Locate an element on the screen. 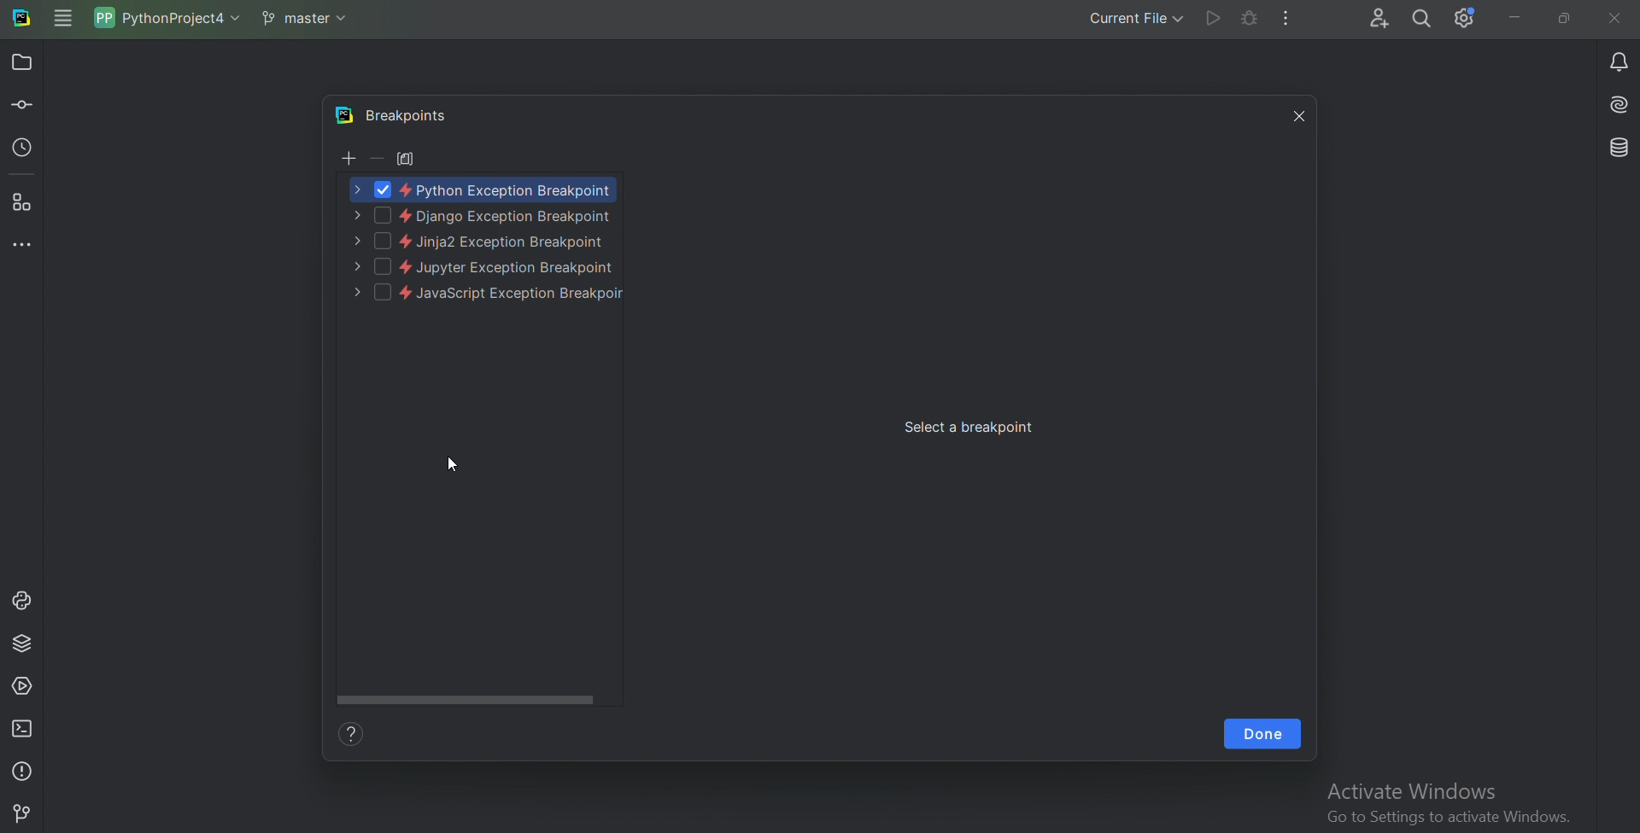 This screenshot has height=833, width=1640. Breakpoints is located at coordinates (412, 115).